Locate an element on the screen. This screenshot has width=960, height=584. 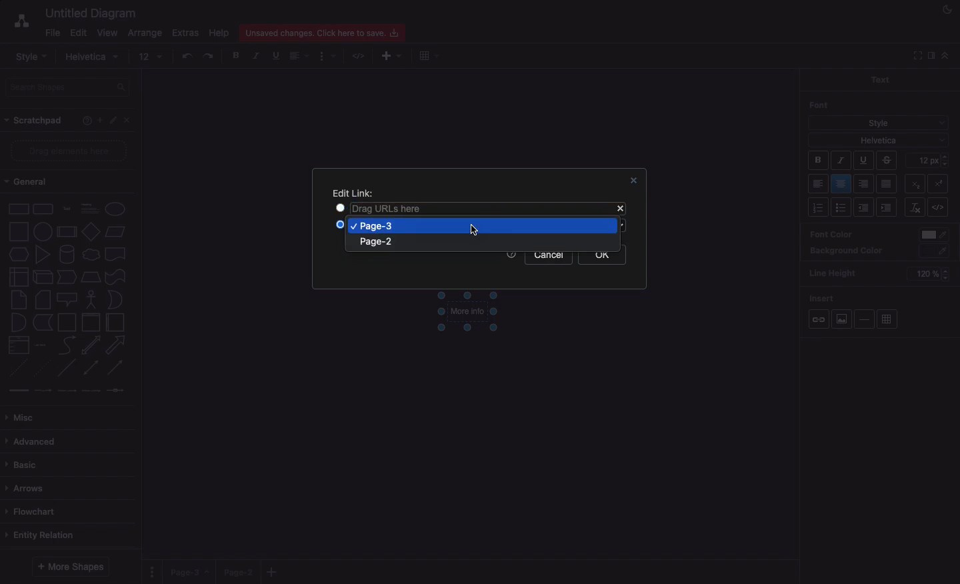
bidirectional connector  is located at coordinates (90, 367).